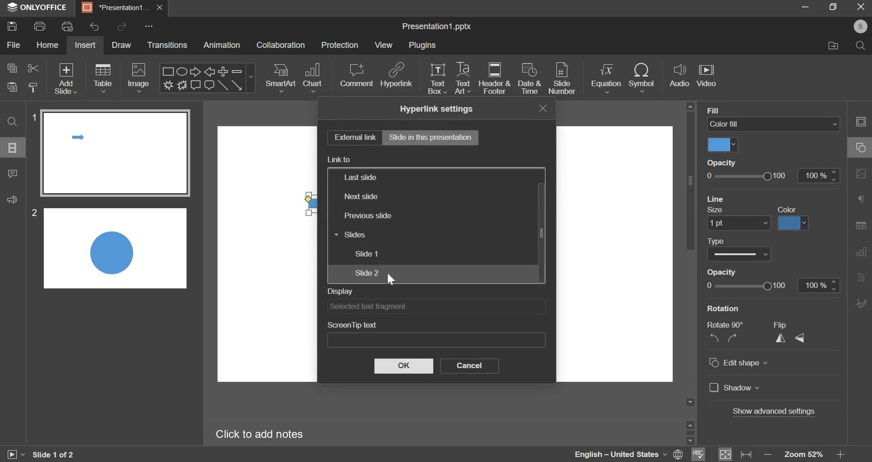 This screenshot has height=462, width=872. I want to click on slide 1, so click(368, 253).